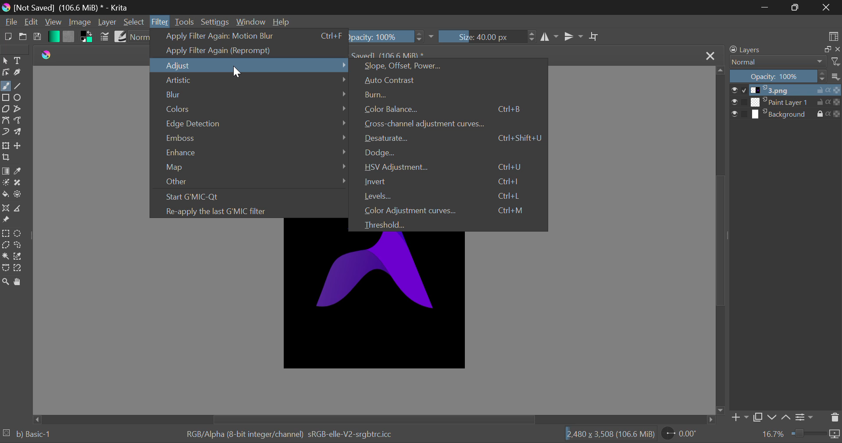 The height and width of the screenshot is (443, 842). Describe the element at coordinates (392, 36) in the screenshot. I see `Opacity 100%` at that location.